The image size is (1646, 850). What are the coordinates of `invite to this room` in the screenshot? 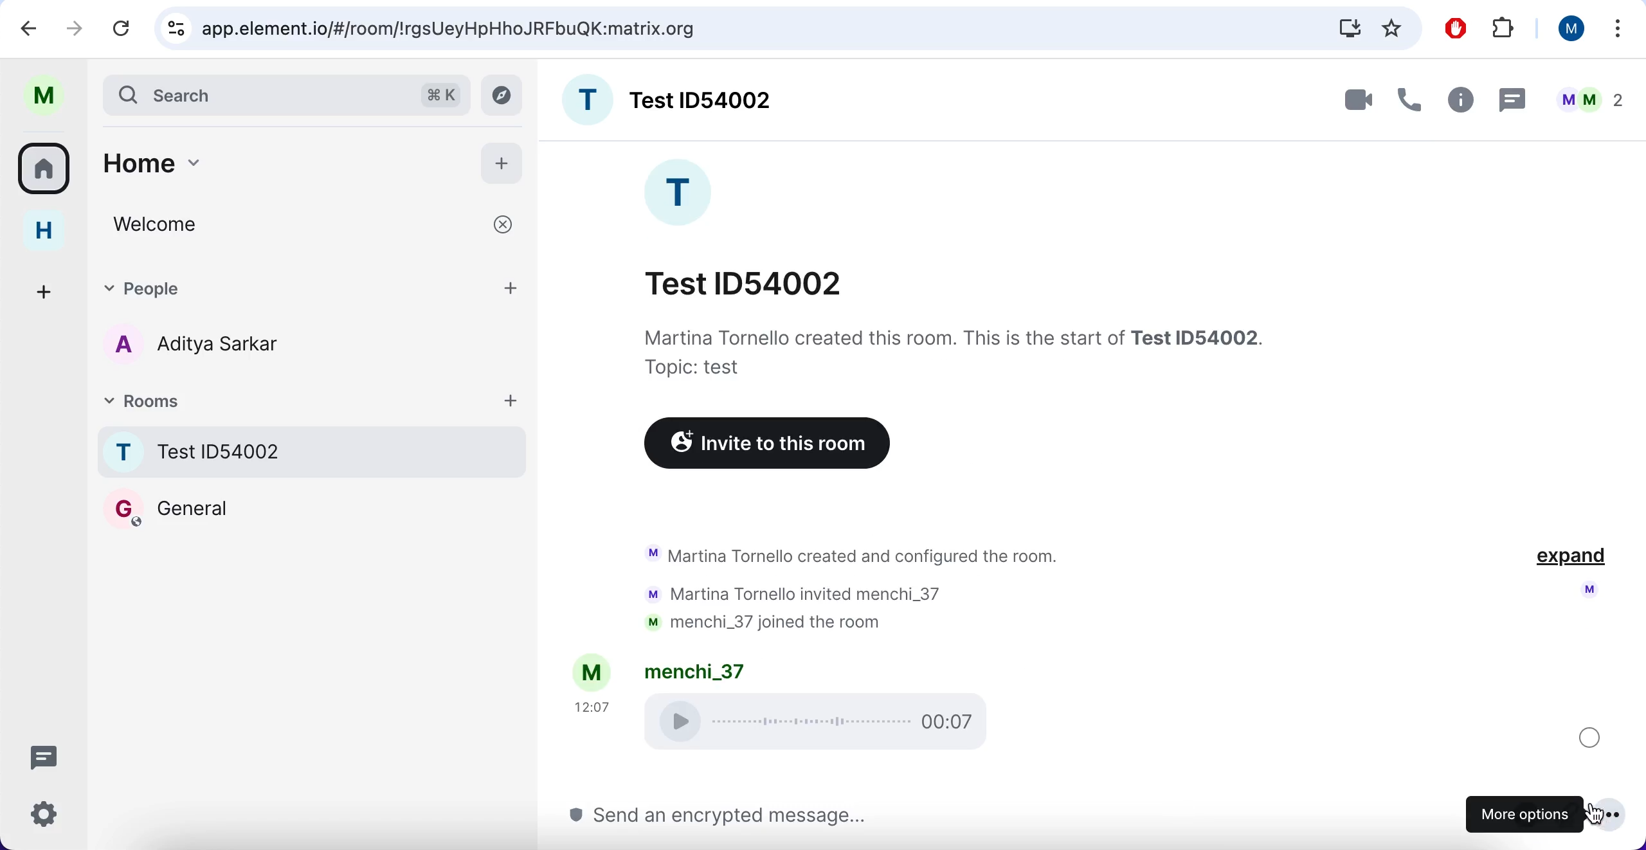 It's located at (768, 444).